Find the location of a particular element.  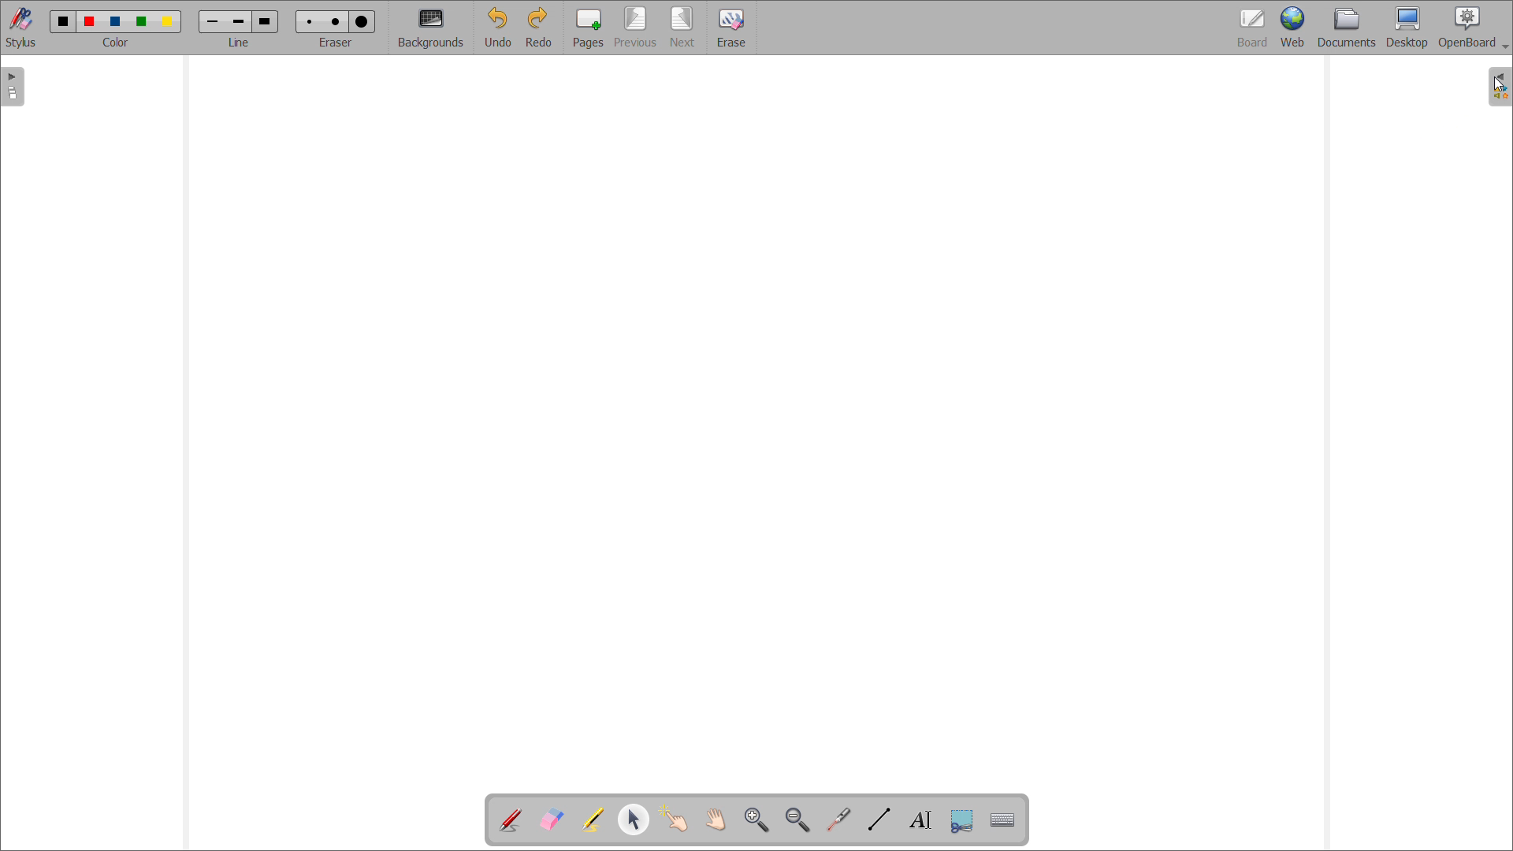

draw lines is located at coordinates (878, 819).